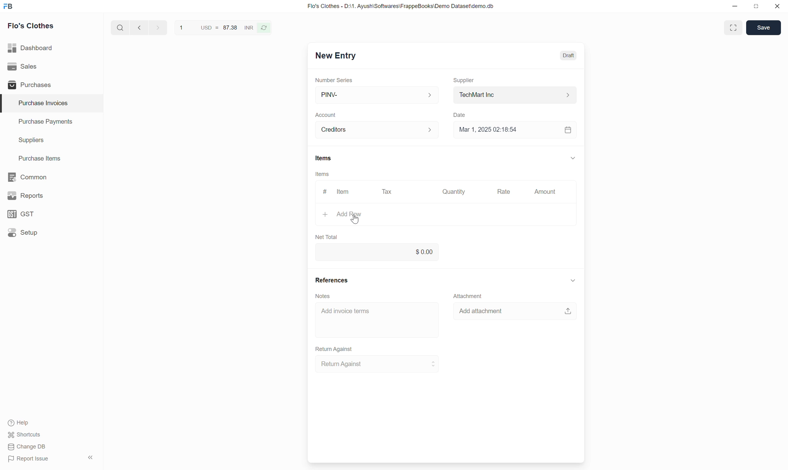 This screenshot has height=470, width=788. What do you see at coordinates (376, 95) in the screenshot?
I see `PINV-` at bounding box center [376, 95].